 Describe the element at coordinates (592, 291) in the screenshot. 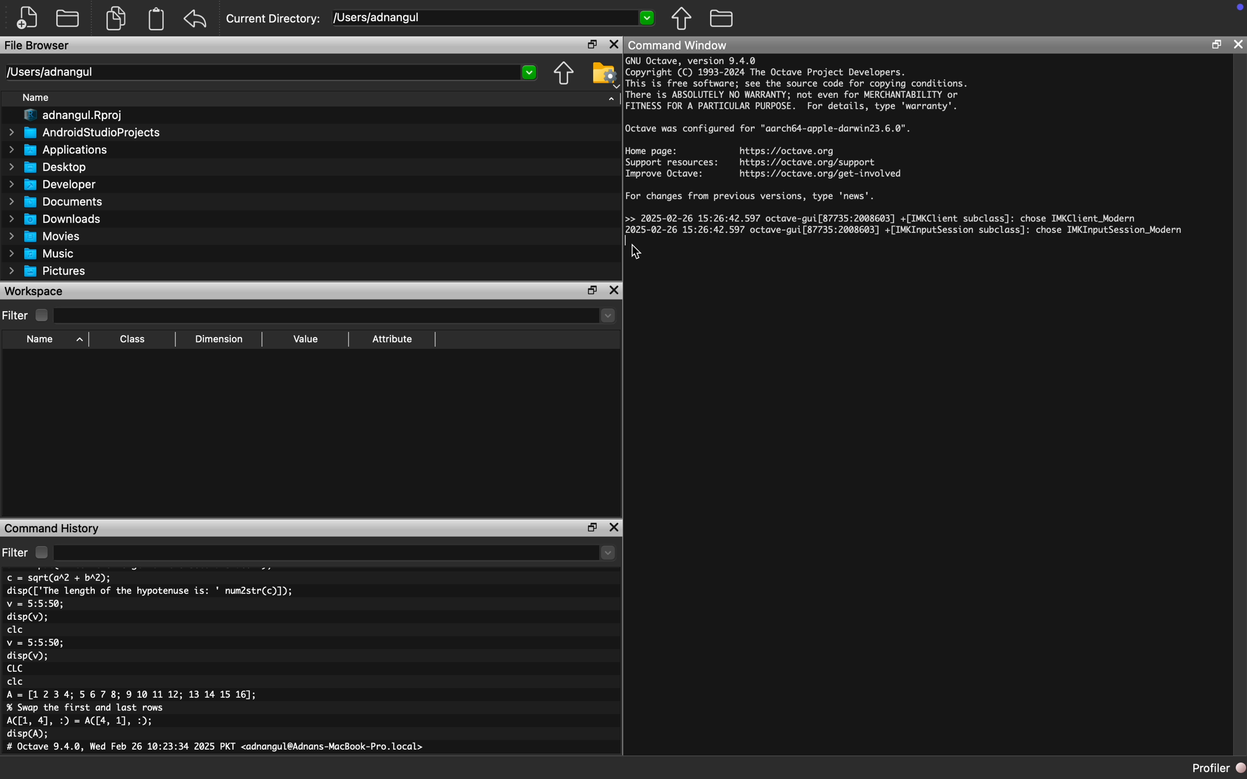

I see `Restore Down` at that location.